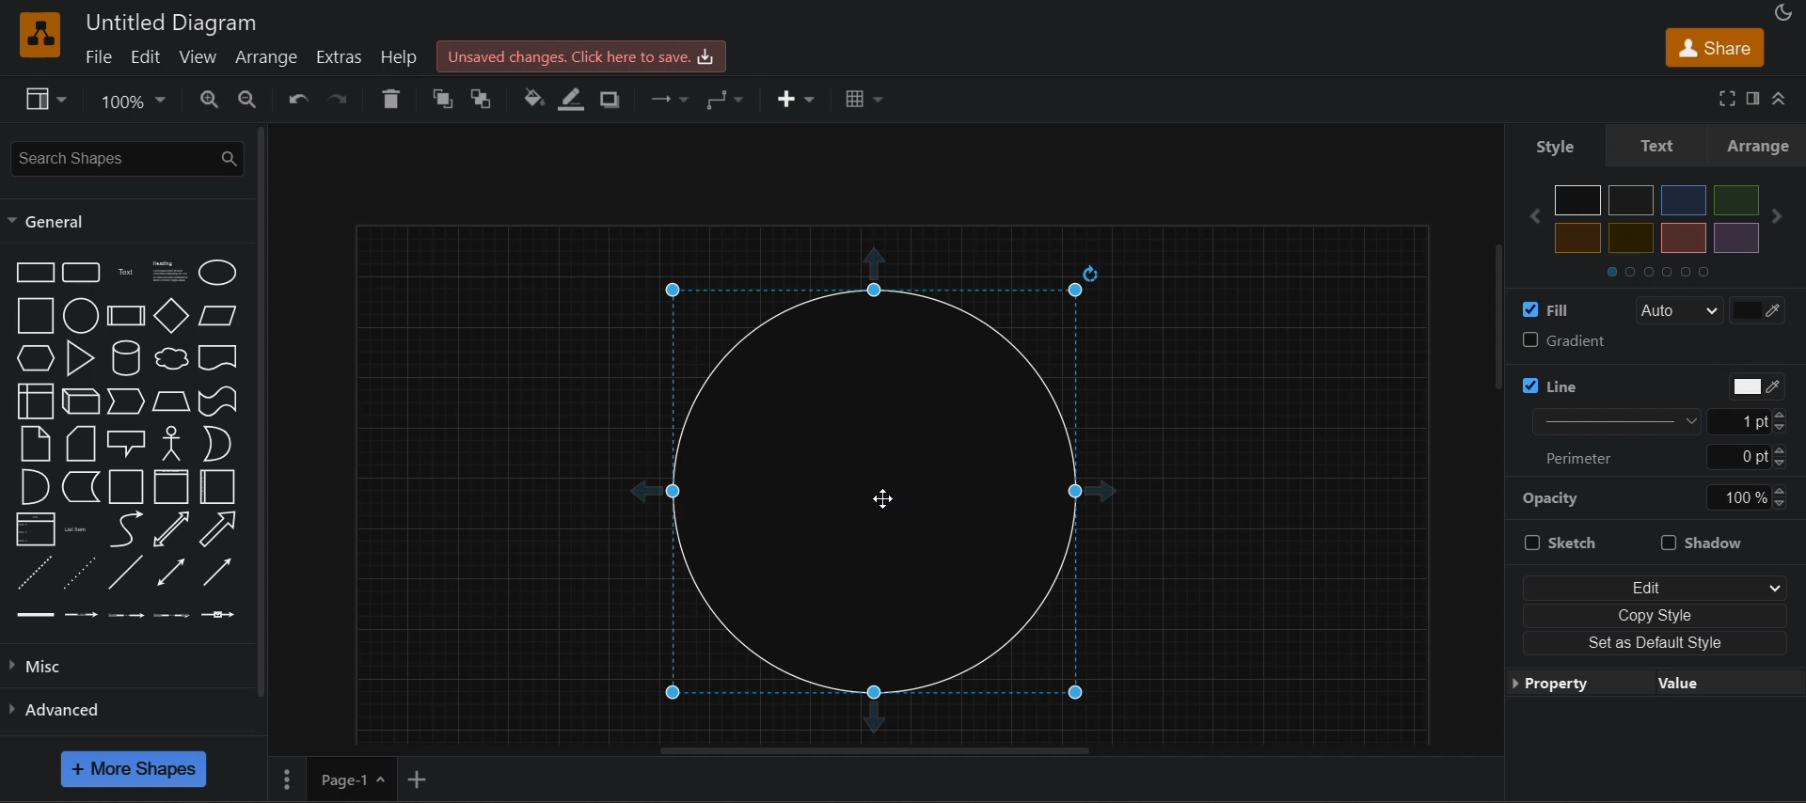  Describe the element at coordinates (81, 317) in the screenshot. I see `circle` at that location.